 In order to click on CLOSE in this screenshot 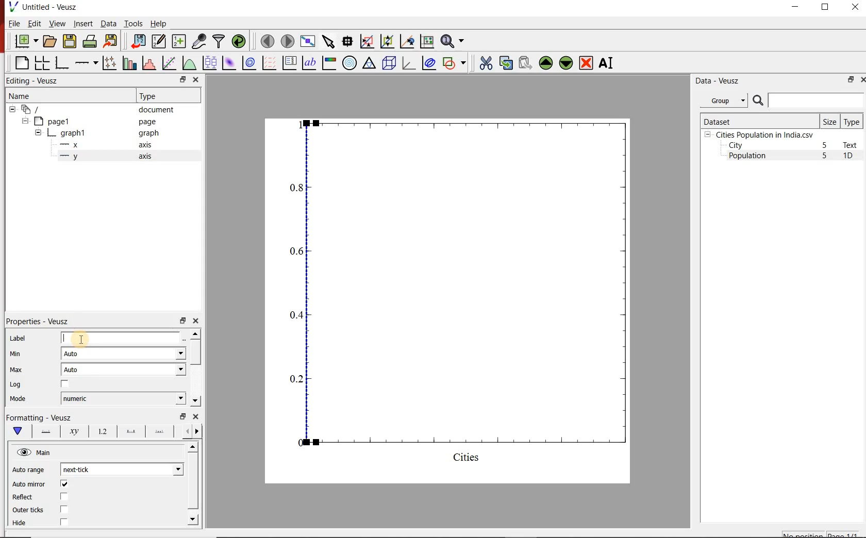, I will do `click(854, 8)`.